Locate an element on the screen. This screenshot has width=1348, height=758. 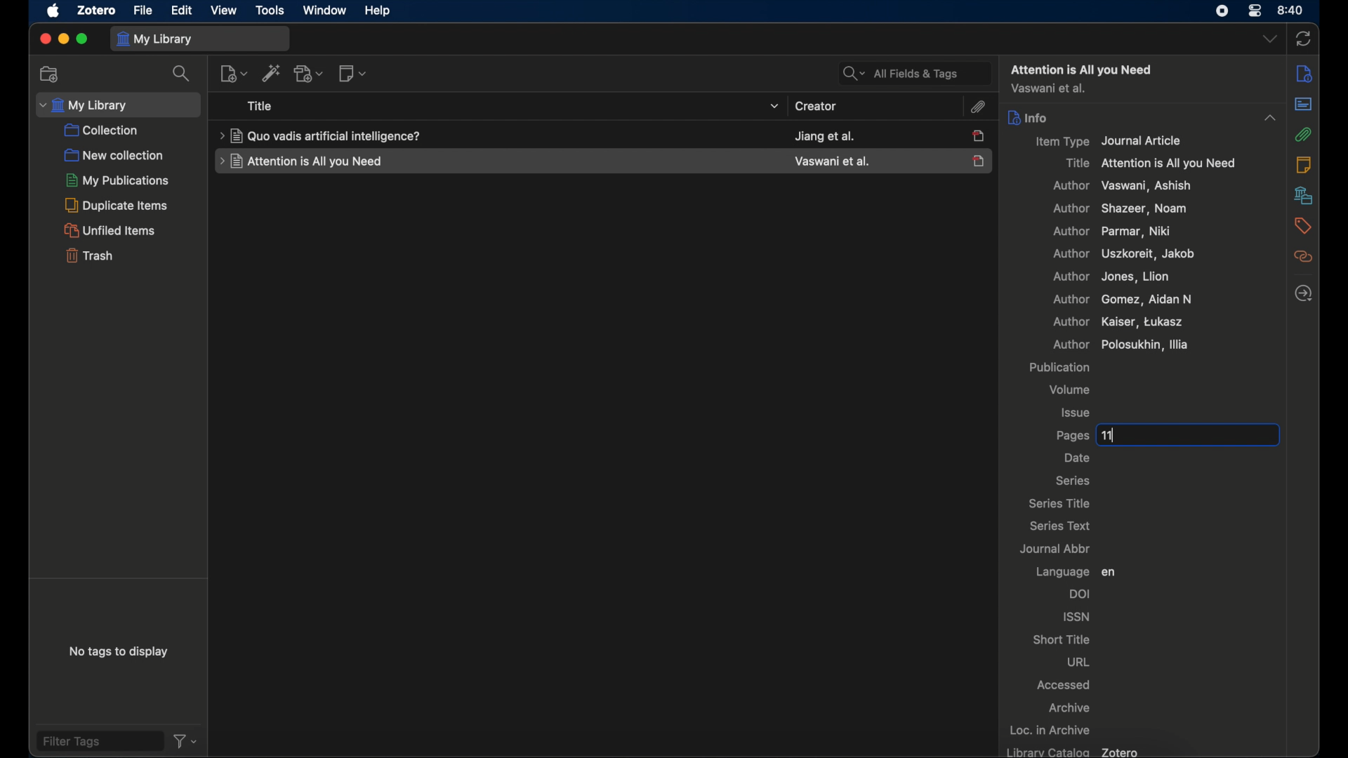
doi is located at coordinates (1082, 594).